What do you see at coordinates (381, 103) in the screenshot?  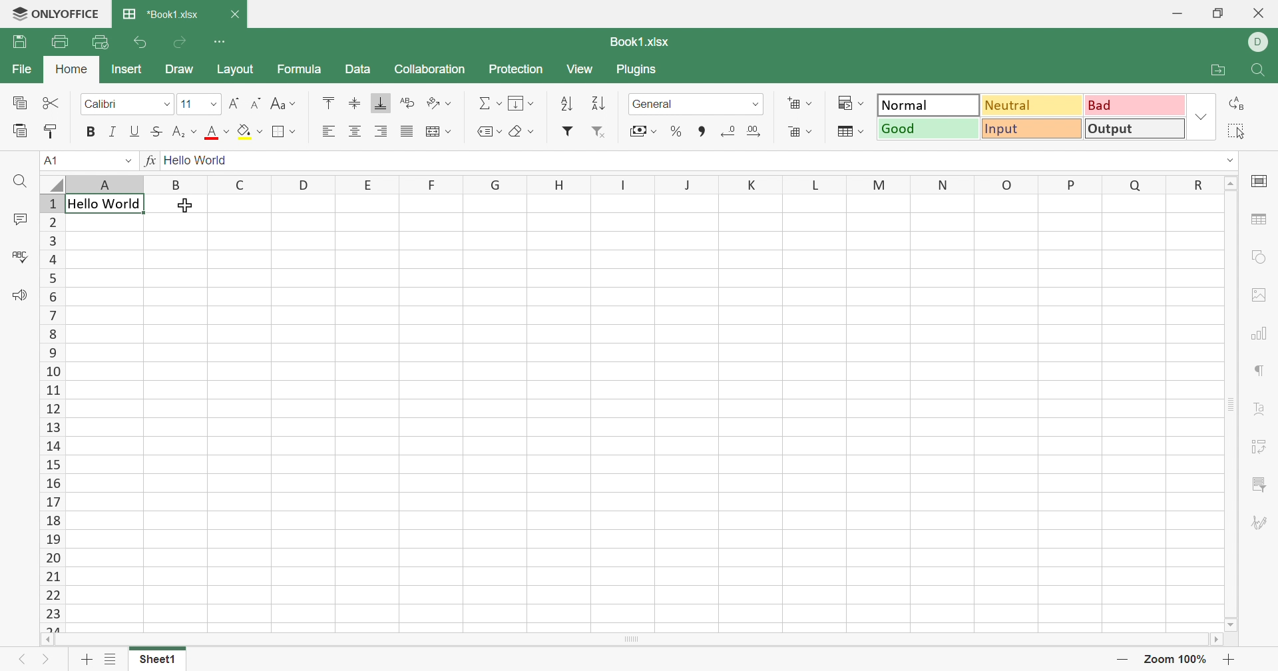 I see `Align bottom` at bounding box center [381, 103].